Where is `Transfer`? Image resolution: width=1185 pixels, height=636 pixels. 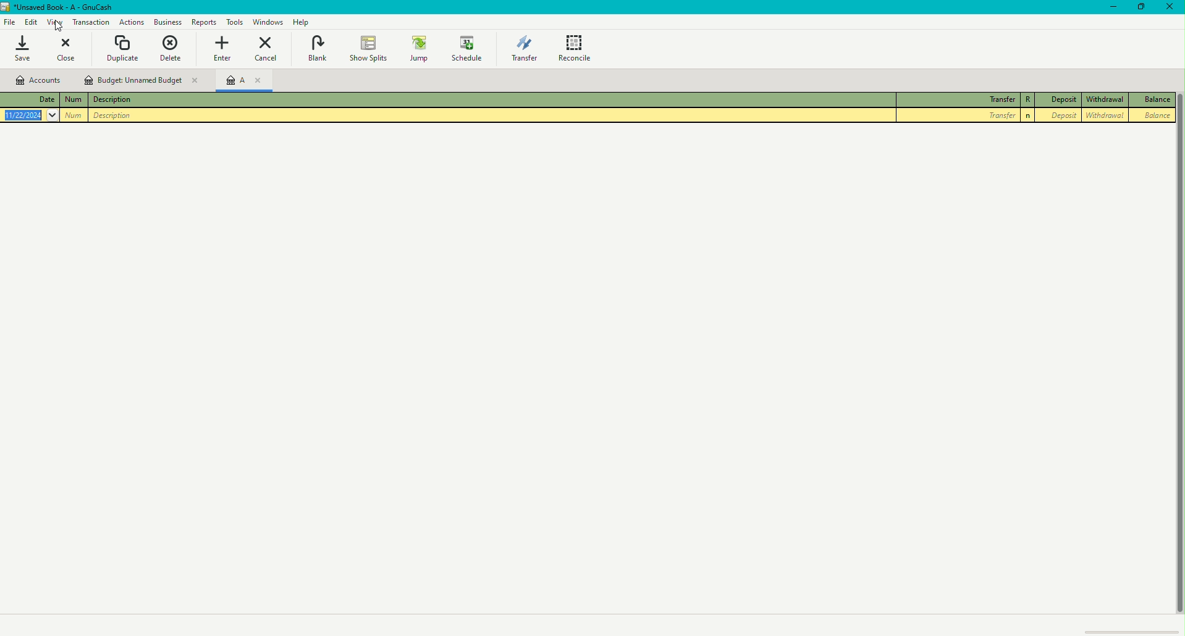
Transfer is located at coordinates (958, 117).